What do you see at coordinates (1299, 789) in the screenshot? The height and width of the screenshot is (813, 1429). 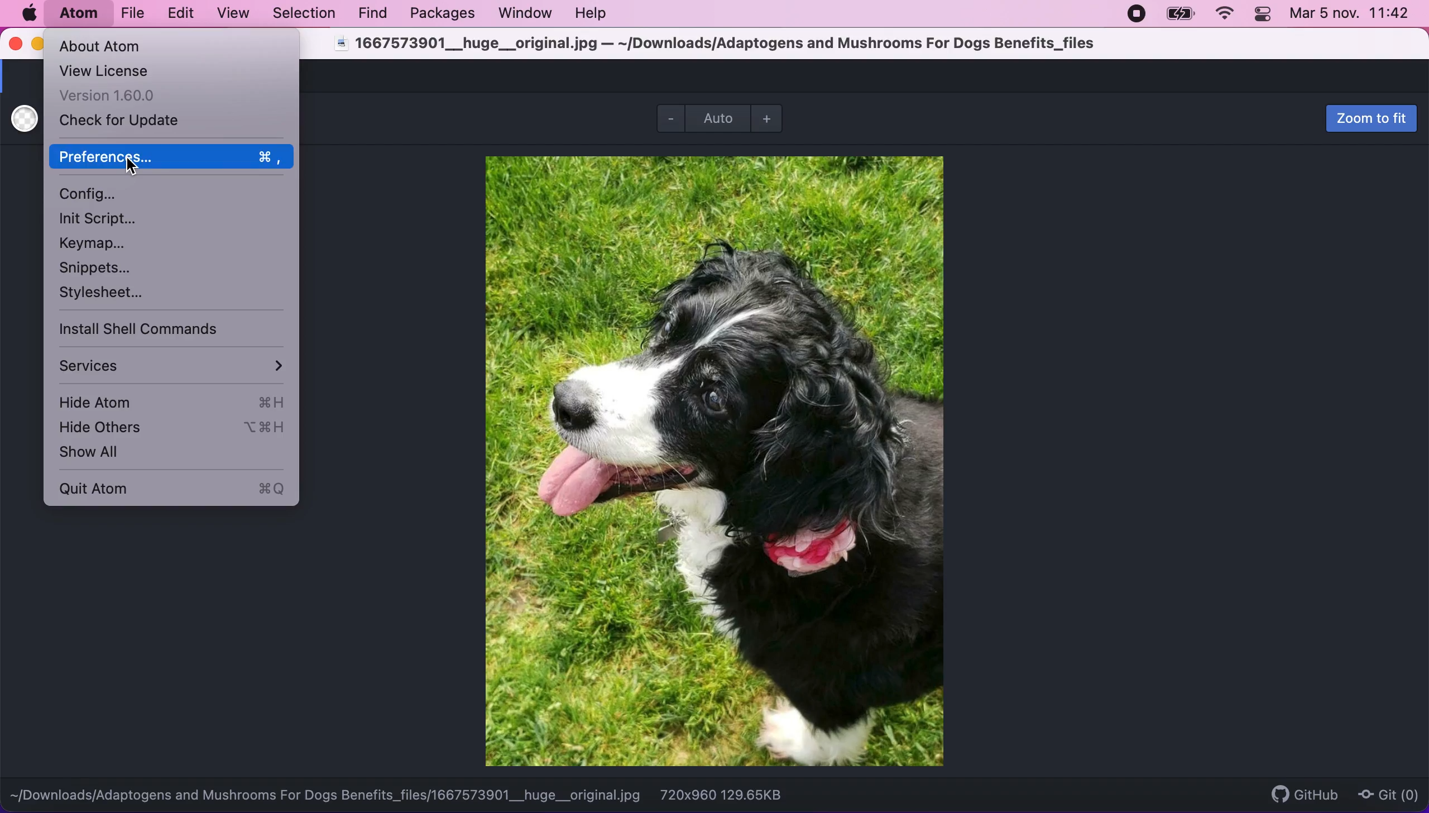 I see `github` at bounding box center [1299, 789].